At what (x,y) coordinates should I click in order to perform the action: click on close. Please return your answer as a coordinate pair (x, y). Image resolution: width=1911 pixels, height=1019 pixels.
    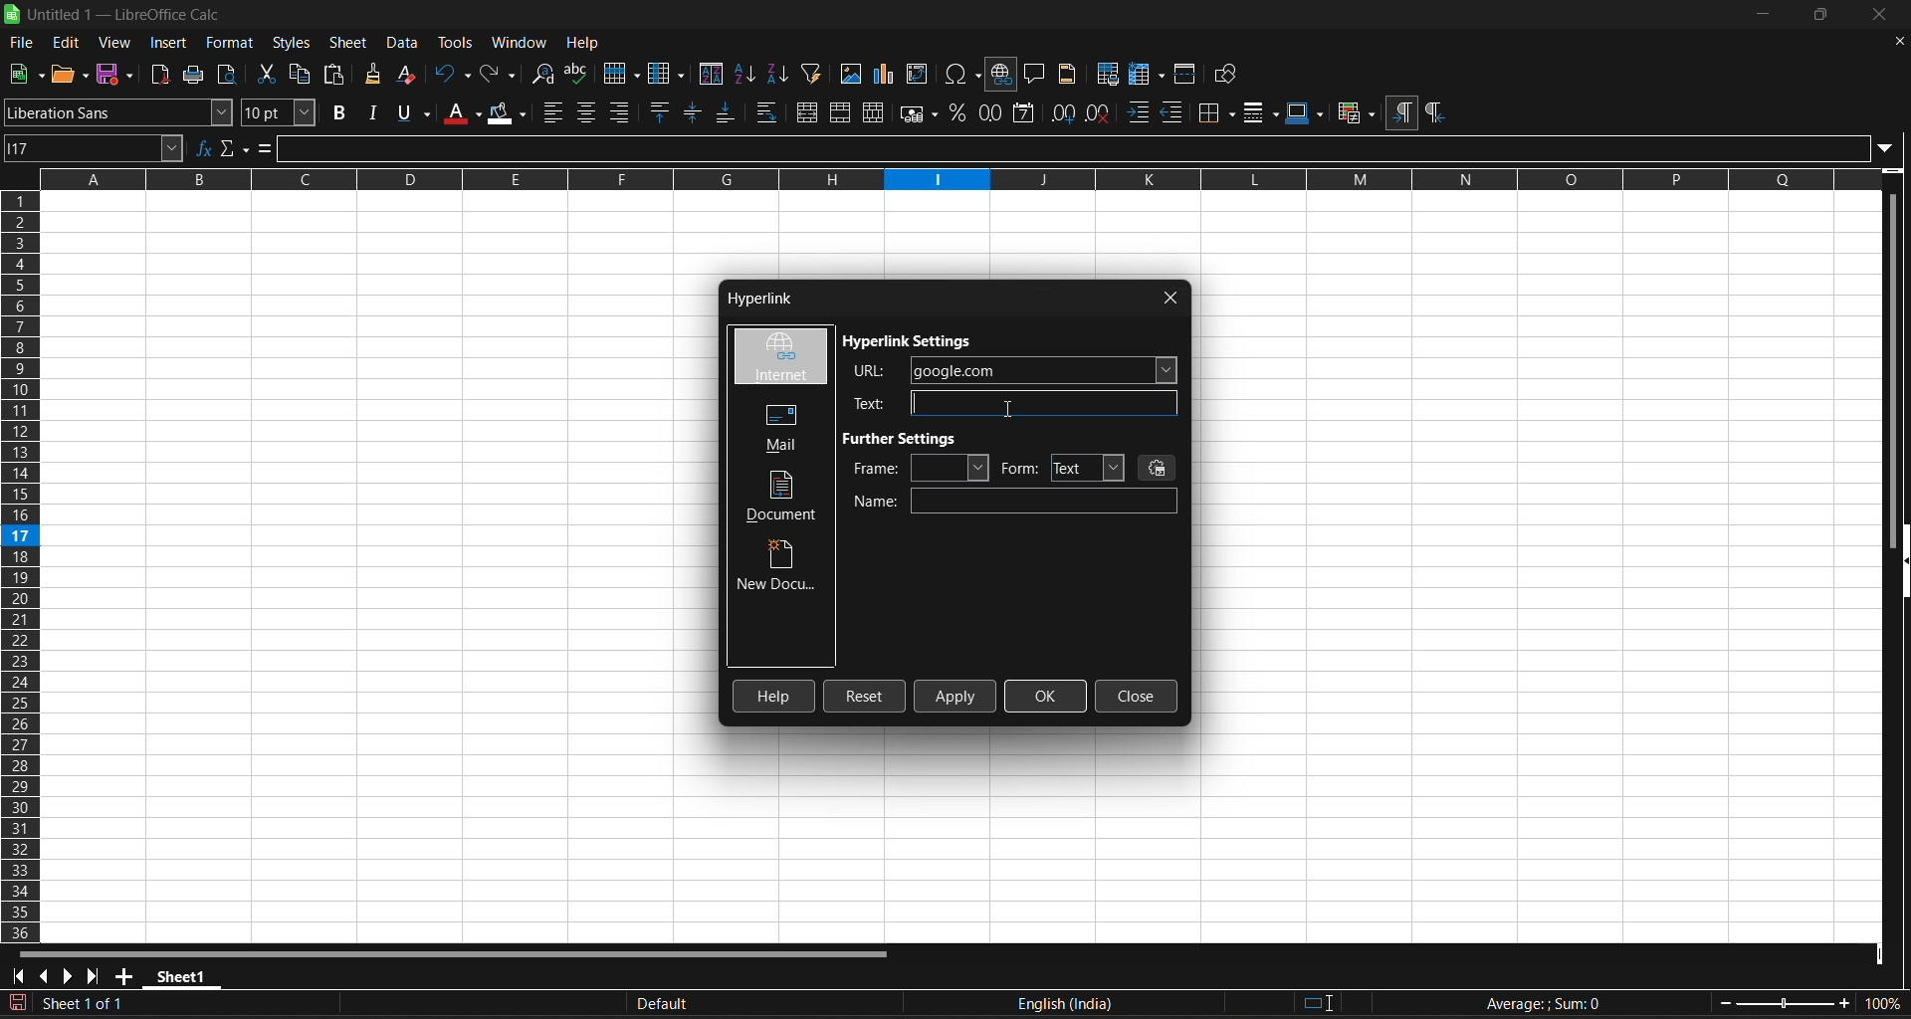
    Looking at the image, I should click on (1137, 697).